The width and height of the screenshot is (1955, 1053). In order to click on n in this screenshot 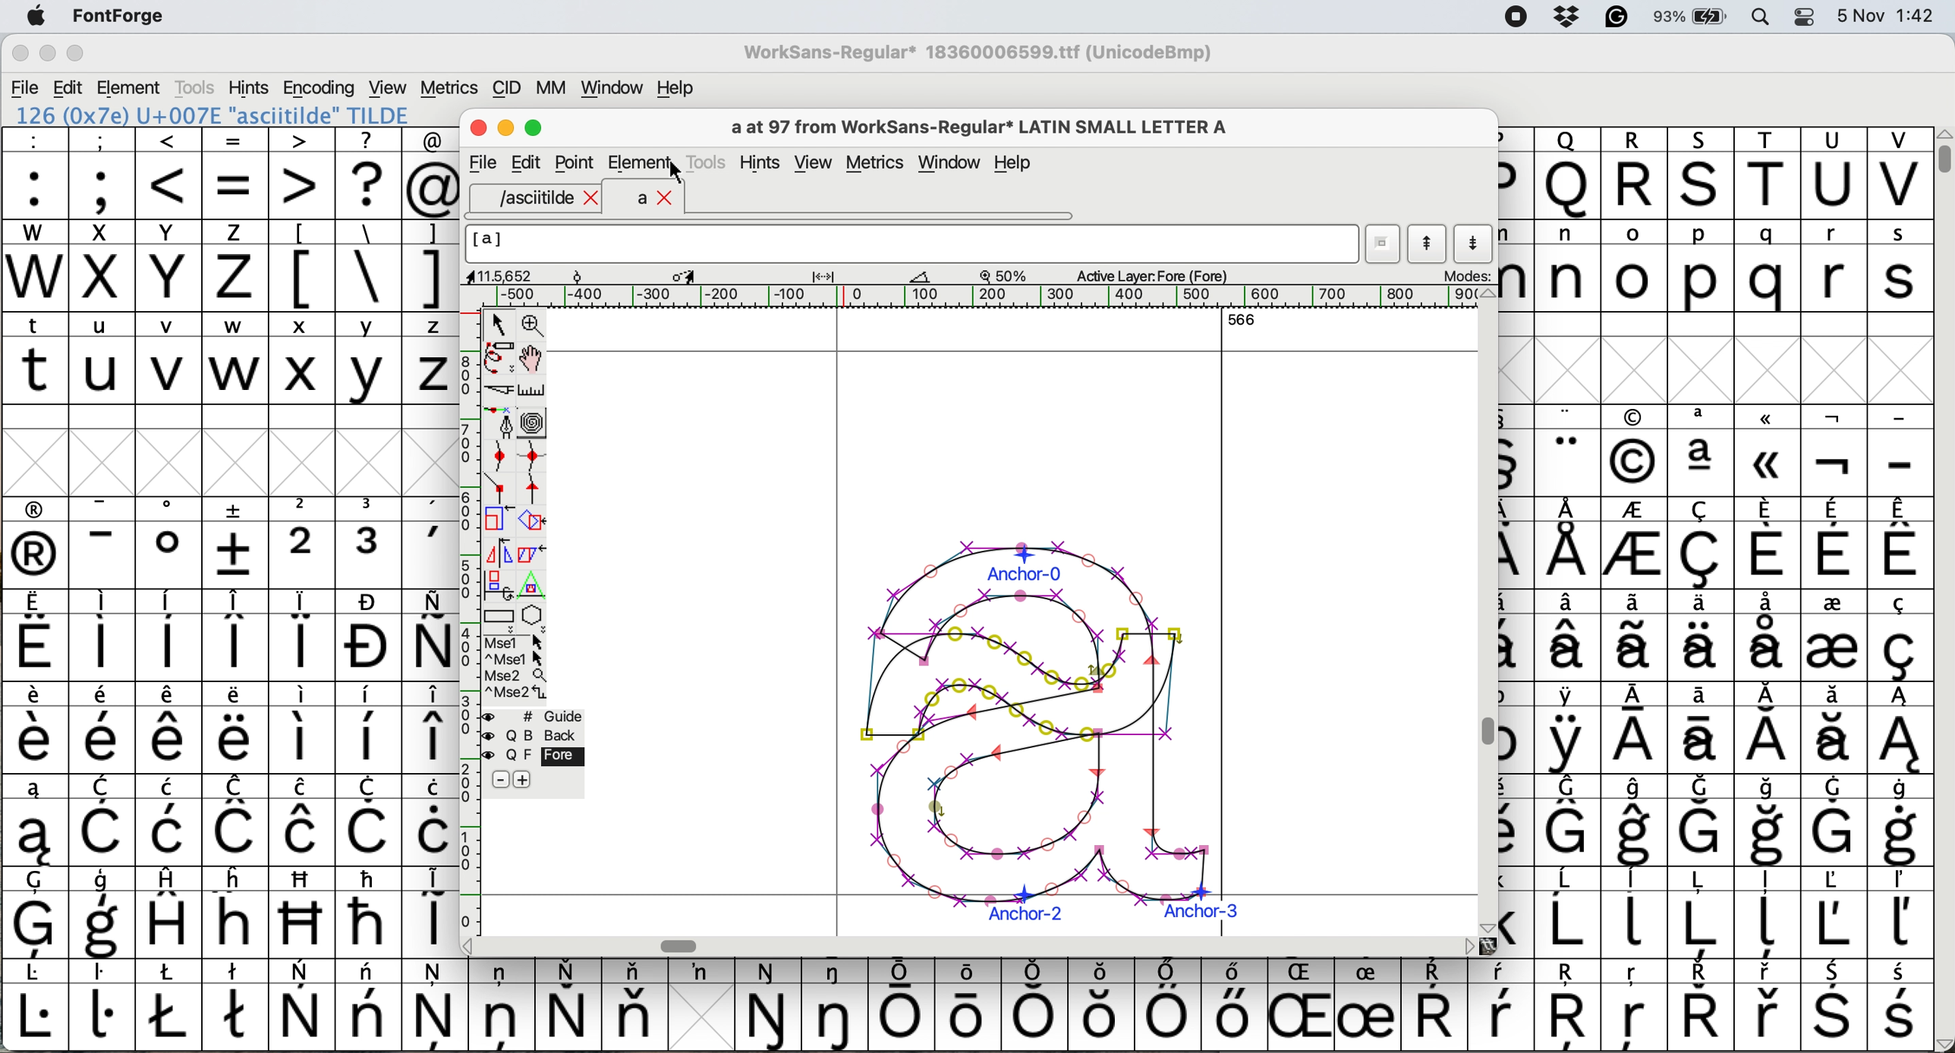, I will do `click(1567, 265)`.